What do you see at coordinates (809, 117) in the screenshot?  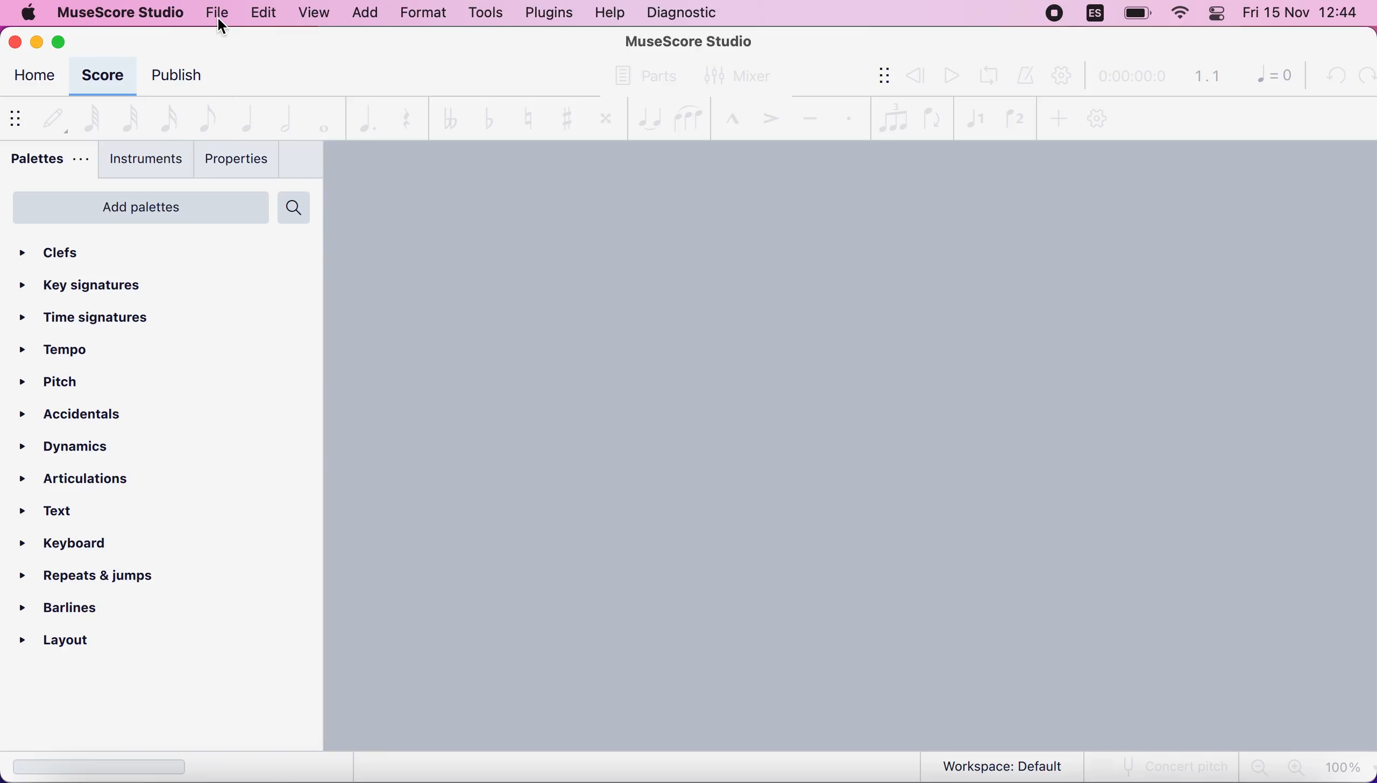 I see `tenuto` at bounding box center [809, 117].